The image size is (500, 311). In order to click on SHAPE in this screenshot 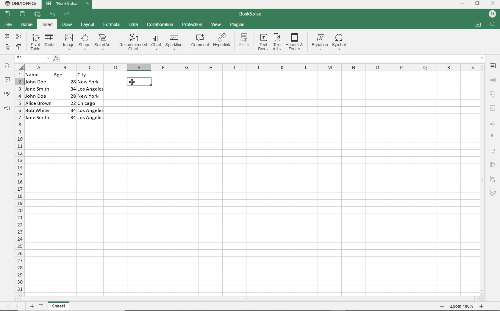, I will do `click(493, 94)`.